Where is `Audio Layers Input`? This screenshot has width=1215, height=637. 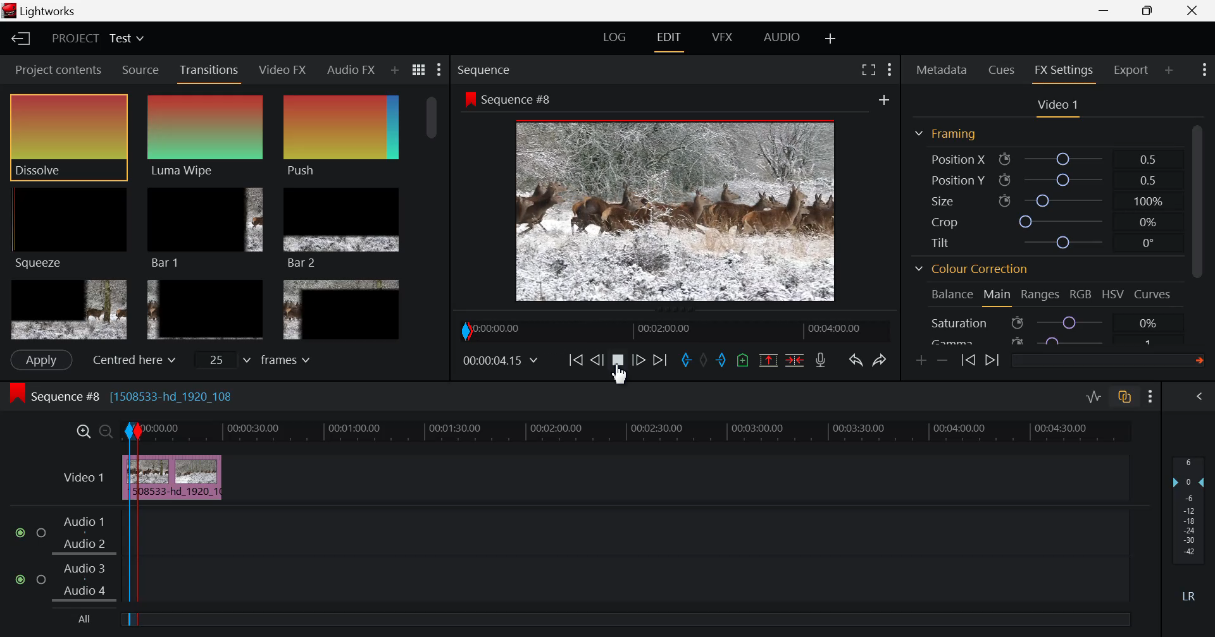 Audio Layers Input is located at coordinates (69, 557).